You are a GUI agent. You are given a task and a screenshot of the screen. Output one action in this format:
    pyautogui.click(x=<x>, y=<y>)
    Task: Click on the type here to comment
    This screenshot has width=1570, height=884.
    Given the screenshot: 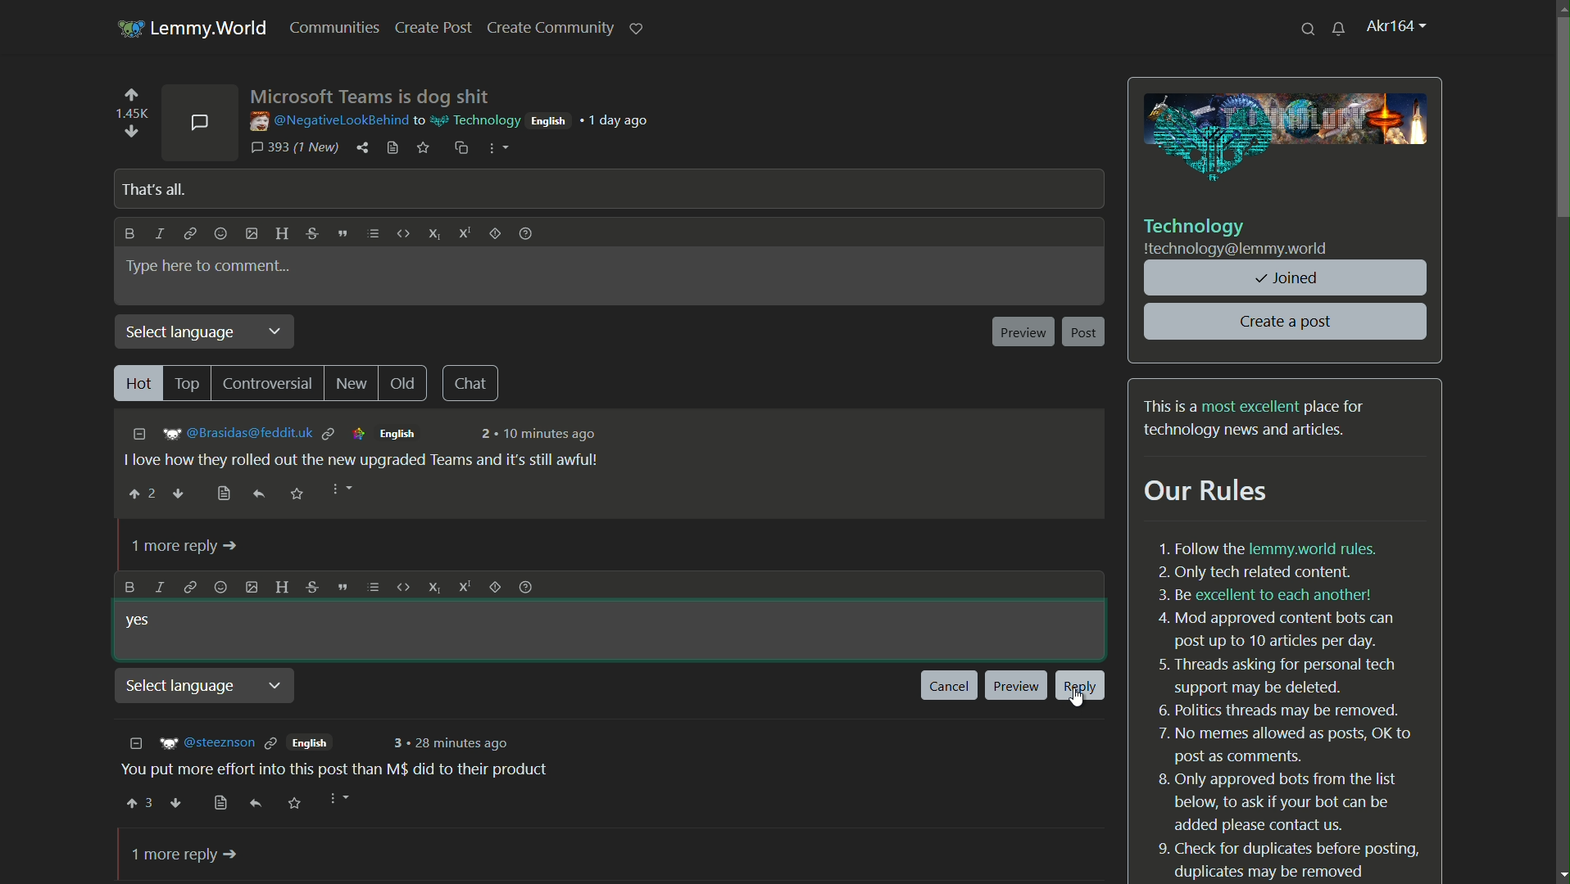 What is the action you would take?
    pyautogui.click(x=209, y=266)
    